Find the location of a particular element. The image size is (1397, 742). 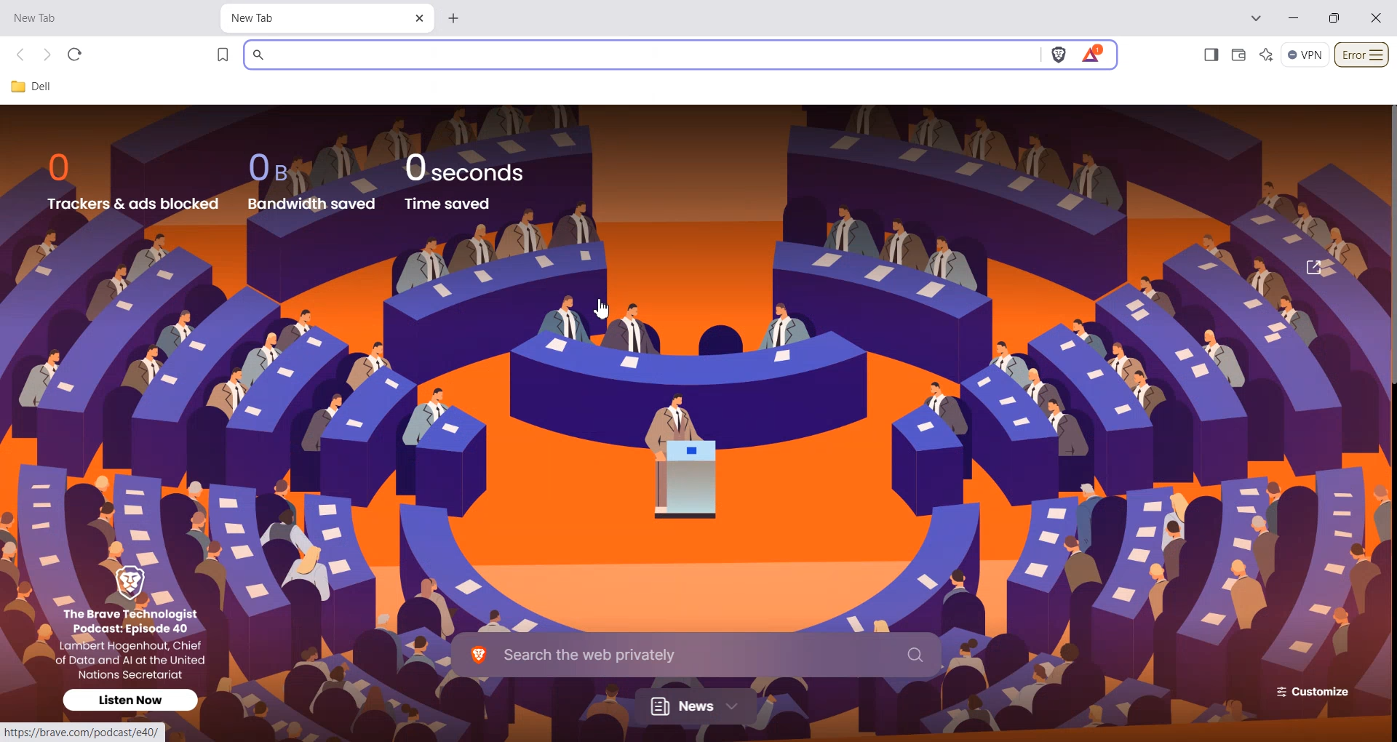

Bookmark is located at coordinates (223, 55).